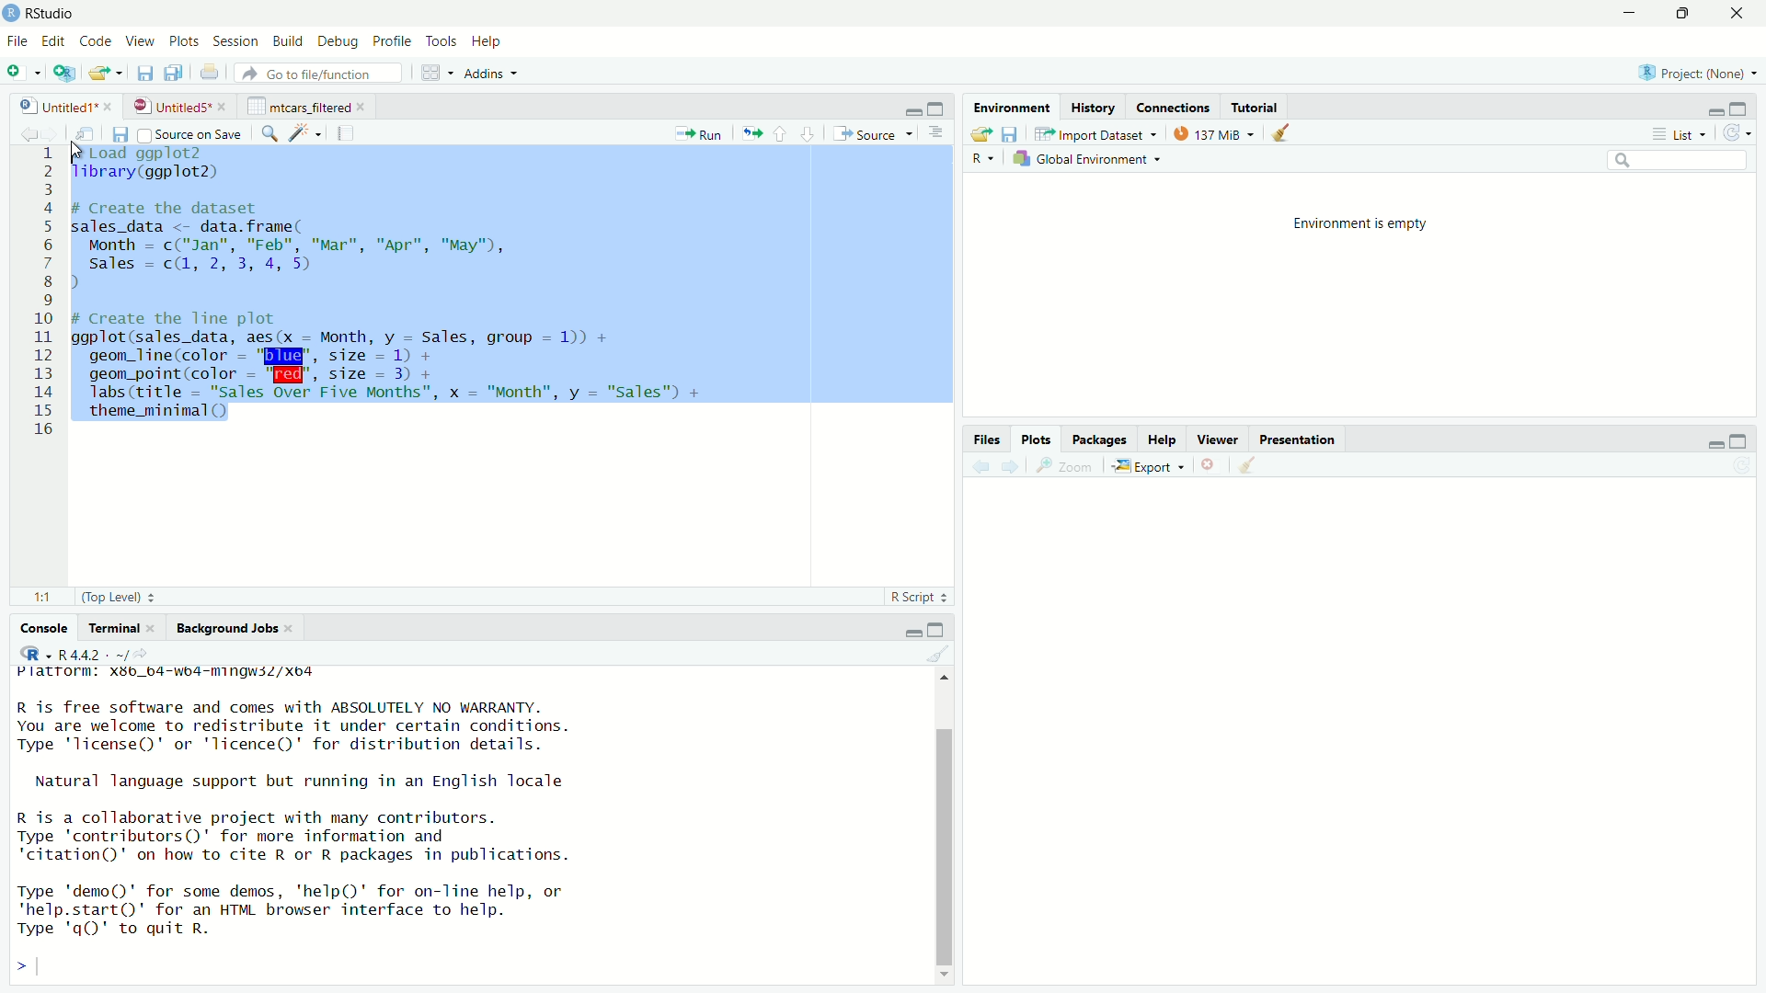 The height and width of the screenshot is (993, 1766). What do you see at coordinates (1095, 134) in the screenshot?
I see `import dataset` at bounding box center [1095, 134].